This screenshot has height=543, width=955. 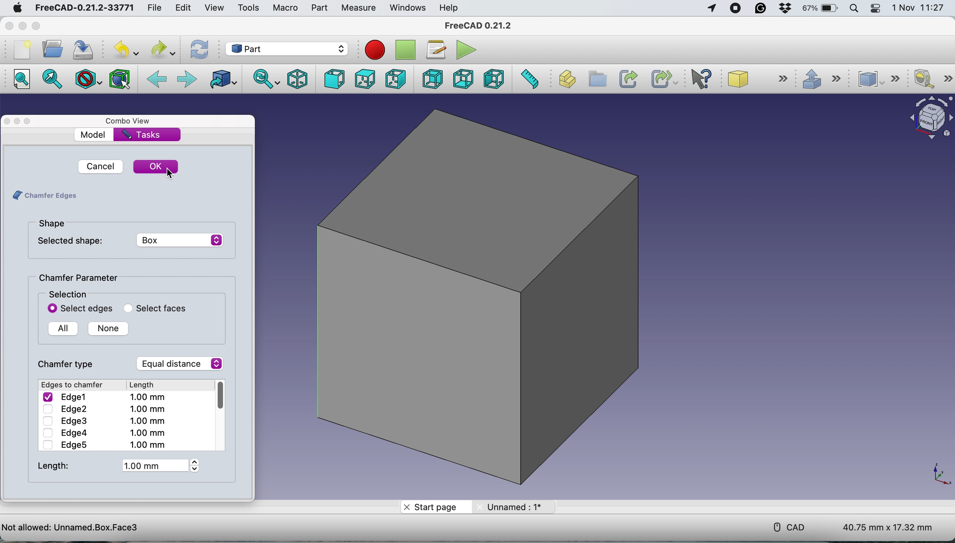 What do you see at coordinates (598, 79) in the screenshot?
I see `create group` at bounding box center [598, 79].